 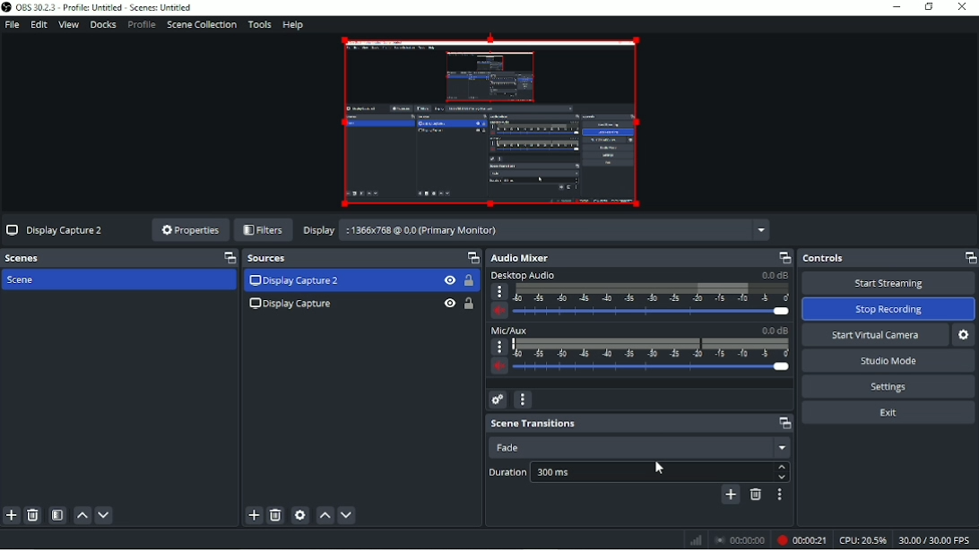 I want to click on Docks, so click(x=102, y=25).